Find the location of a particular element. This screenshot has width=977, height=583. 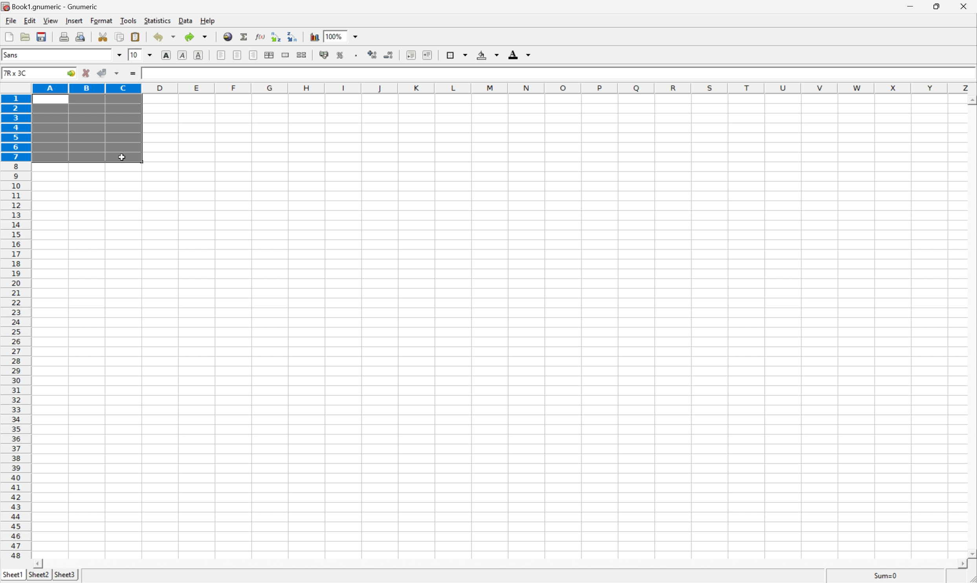

open file is located at coordinates (26, 35).